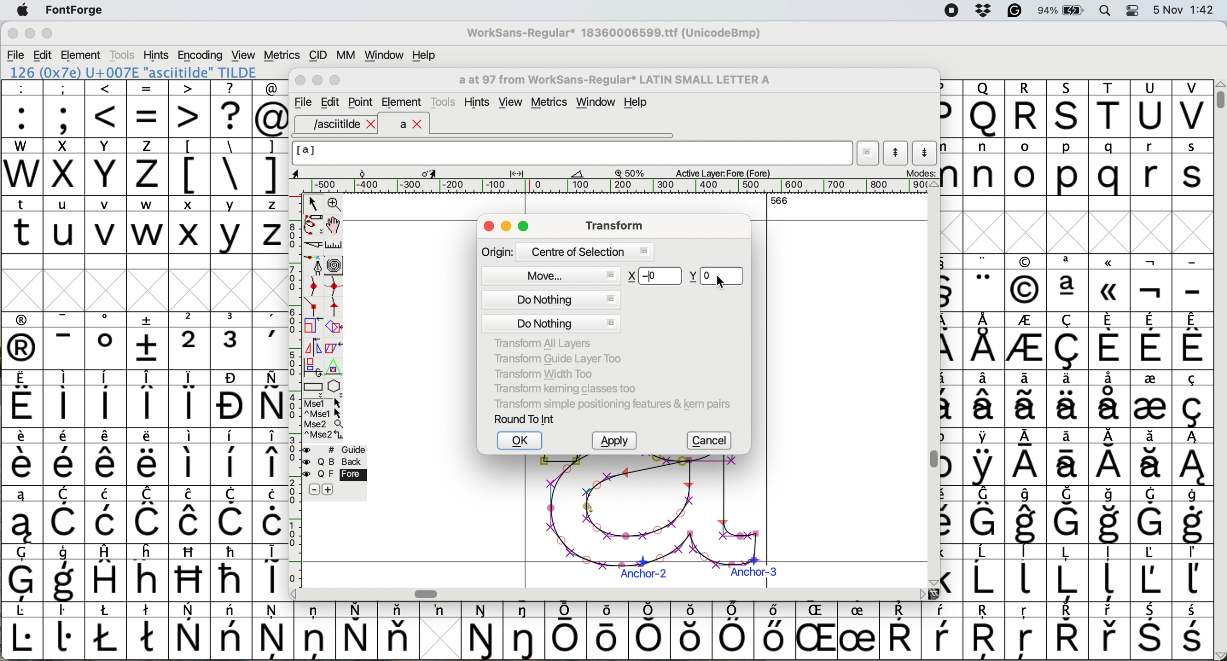  What do you see at coordinates (189, 515) in the screenshot?
I see `symbol` at bounding box center [189, 515].